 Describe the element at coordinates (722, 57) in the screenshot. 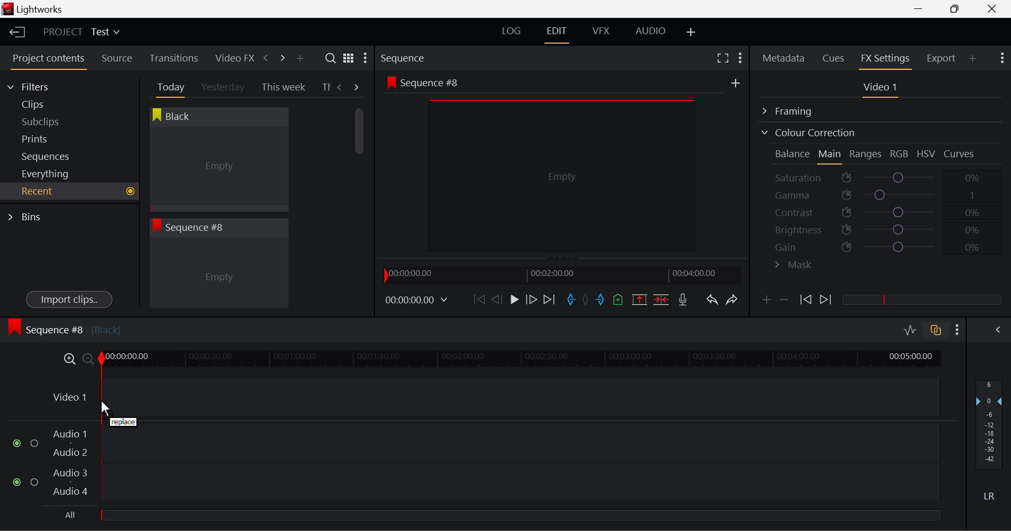

I see `Full Screen` at that location.